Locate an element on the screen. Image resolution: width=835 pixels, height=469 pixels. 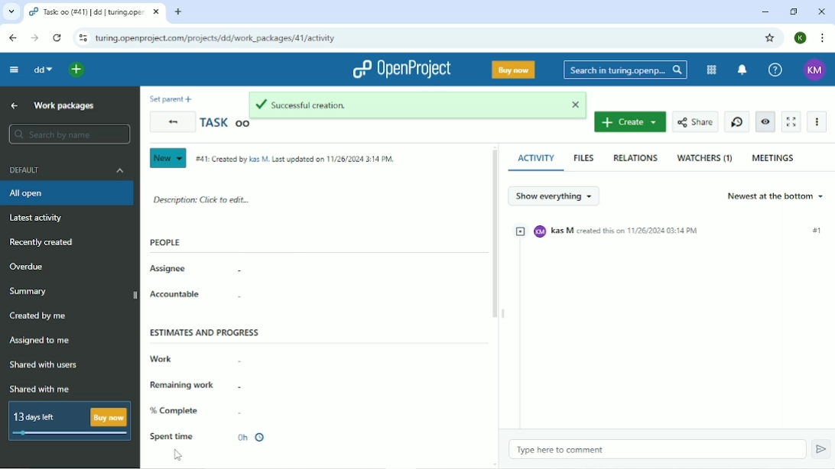
Type here to comment is located at coordinates (657, 449).